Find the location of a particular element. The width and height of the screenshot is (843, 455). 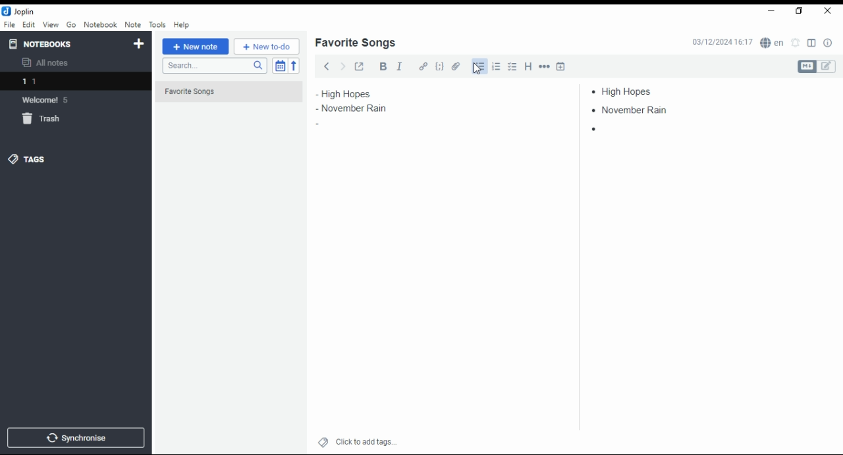

icon is located at coordinates (20, 11).